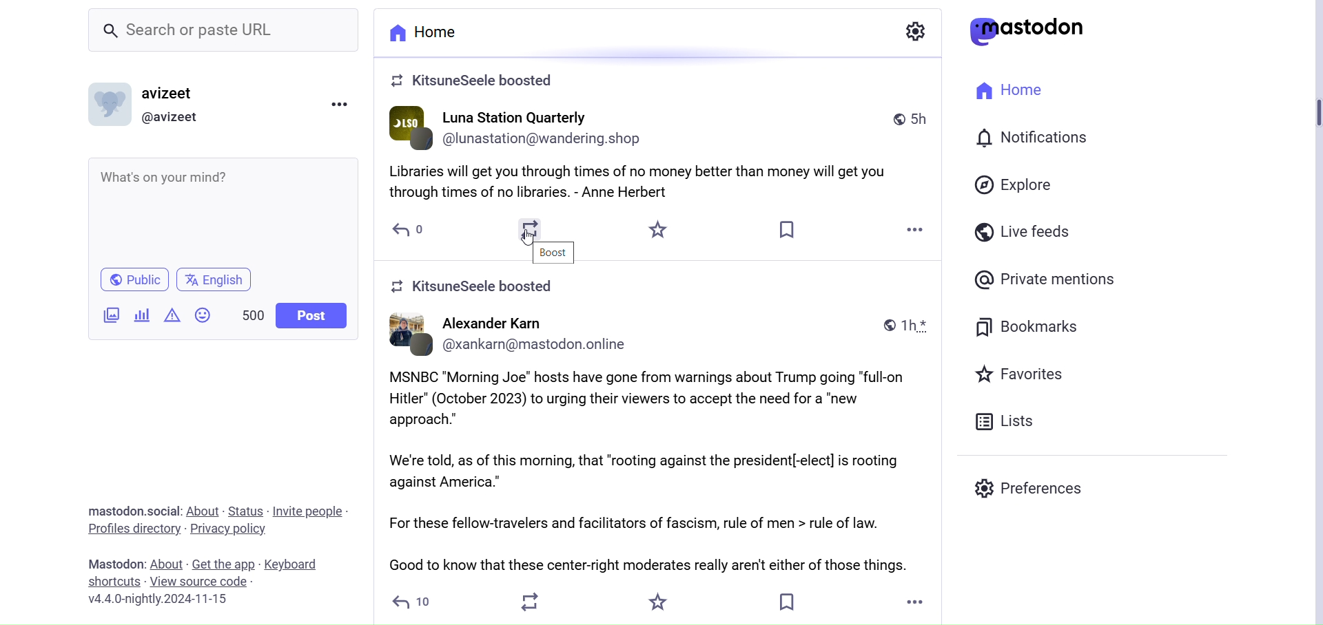 This screenshot has width=1323, height=625. I want to click on Logo, so click(1033, 32).